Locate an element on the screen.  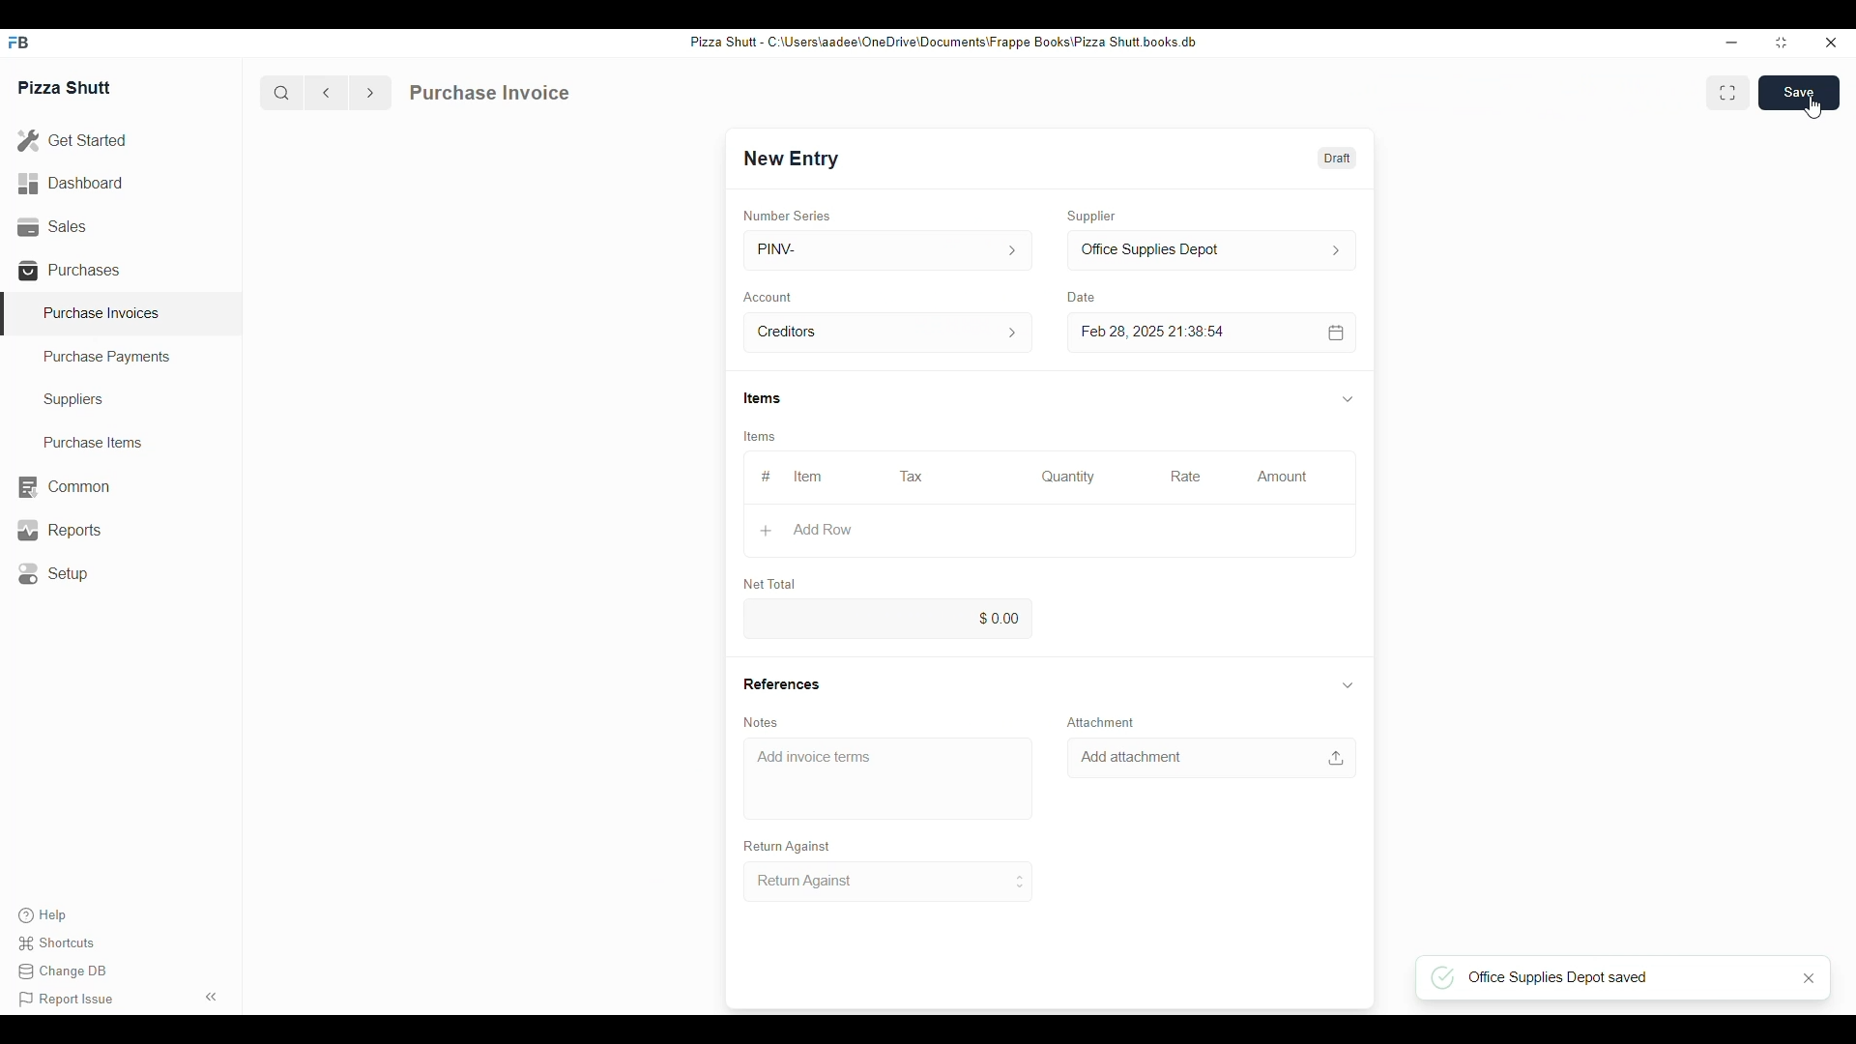
Account is located at coordinates (771, 296).